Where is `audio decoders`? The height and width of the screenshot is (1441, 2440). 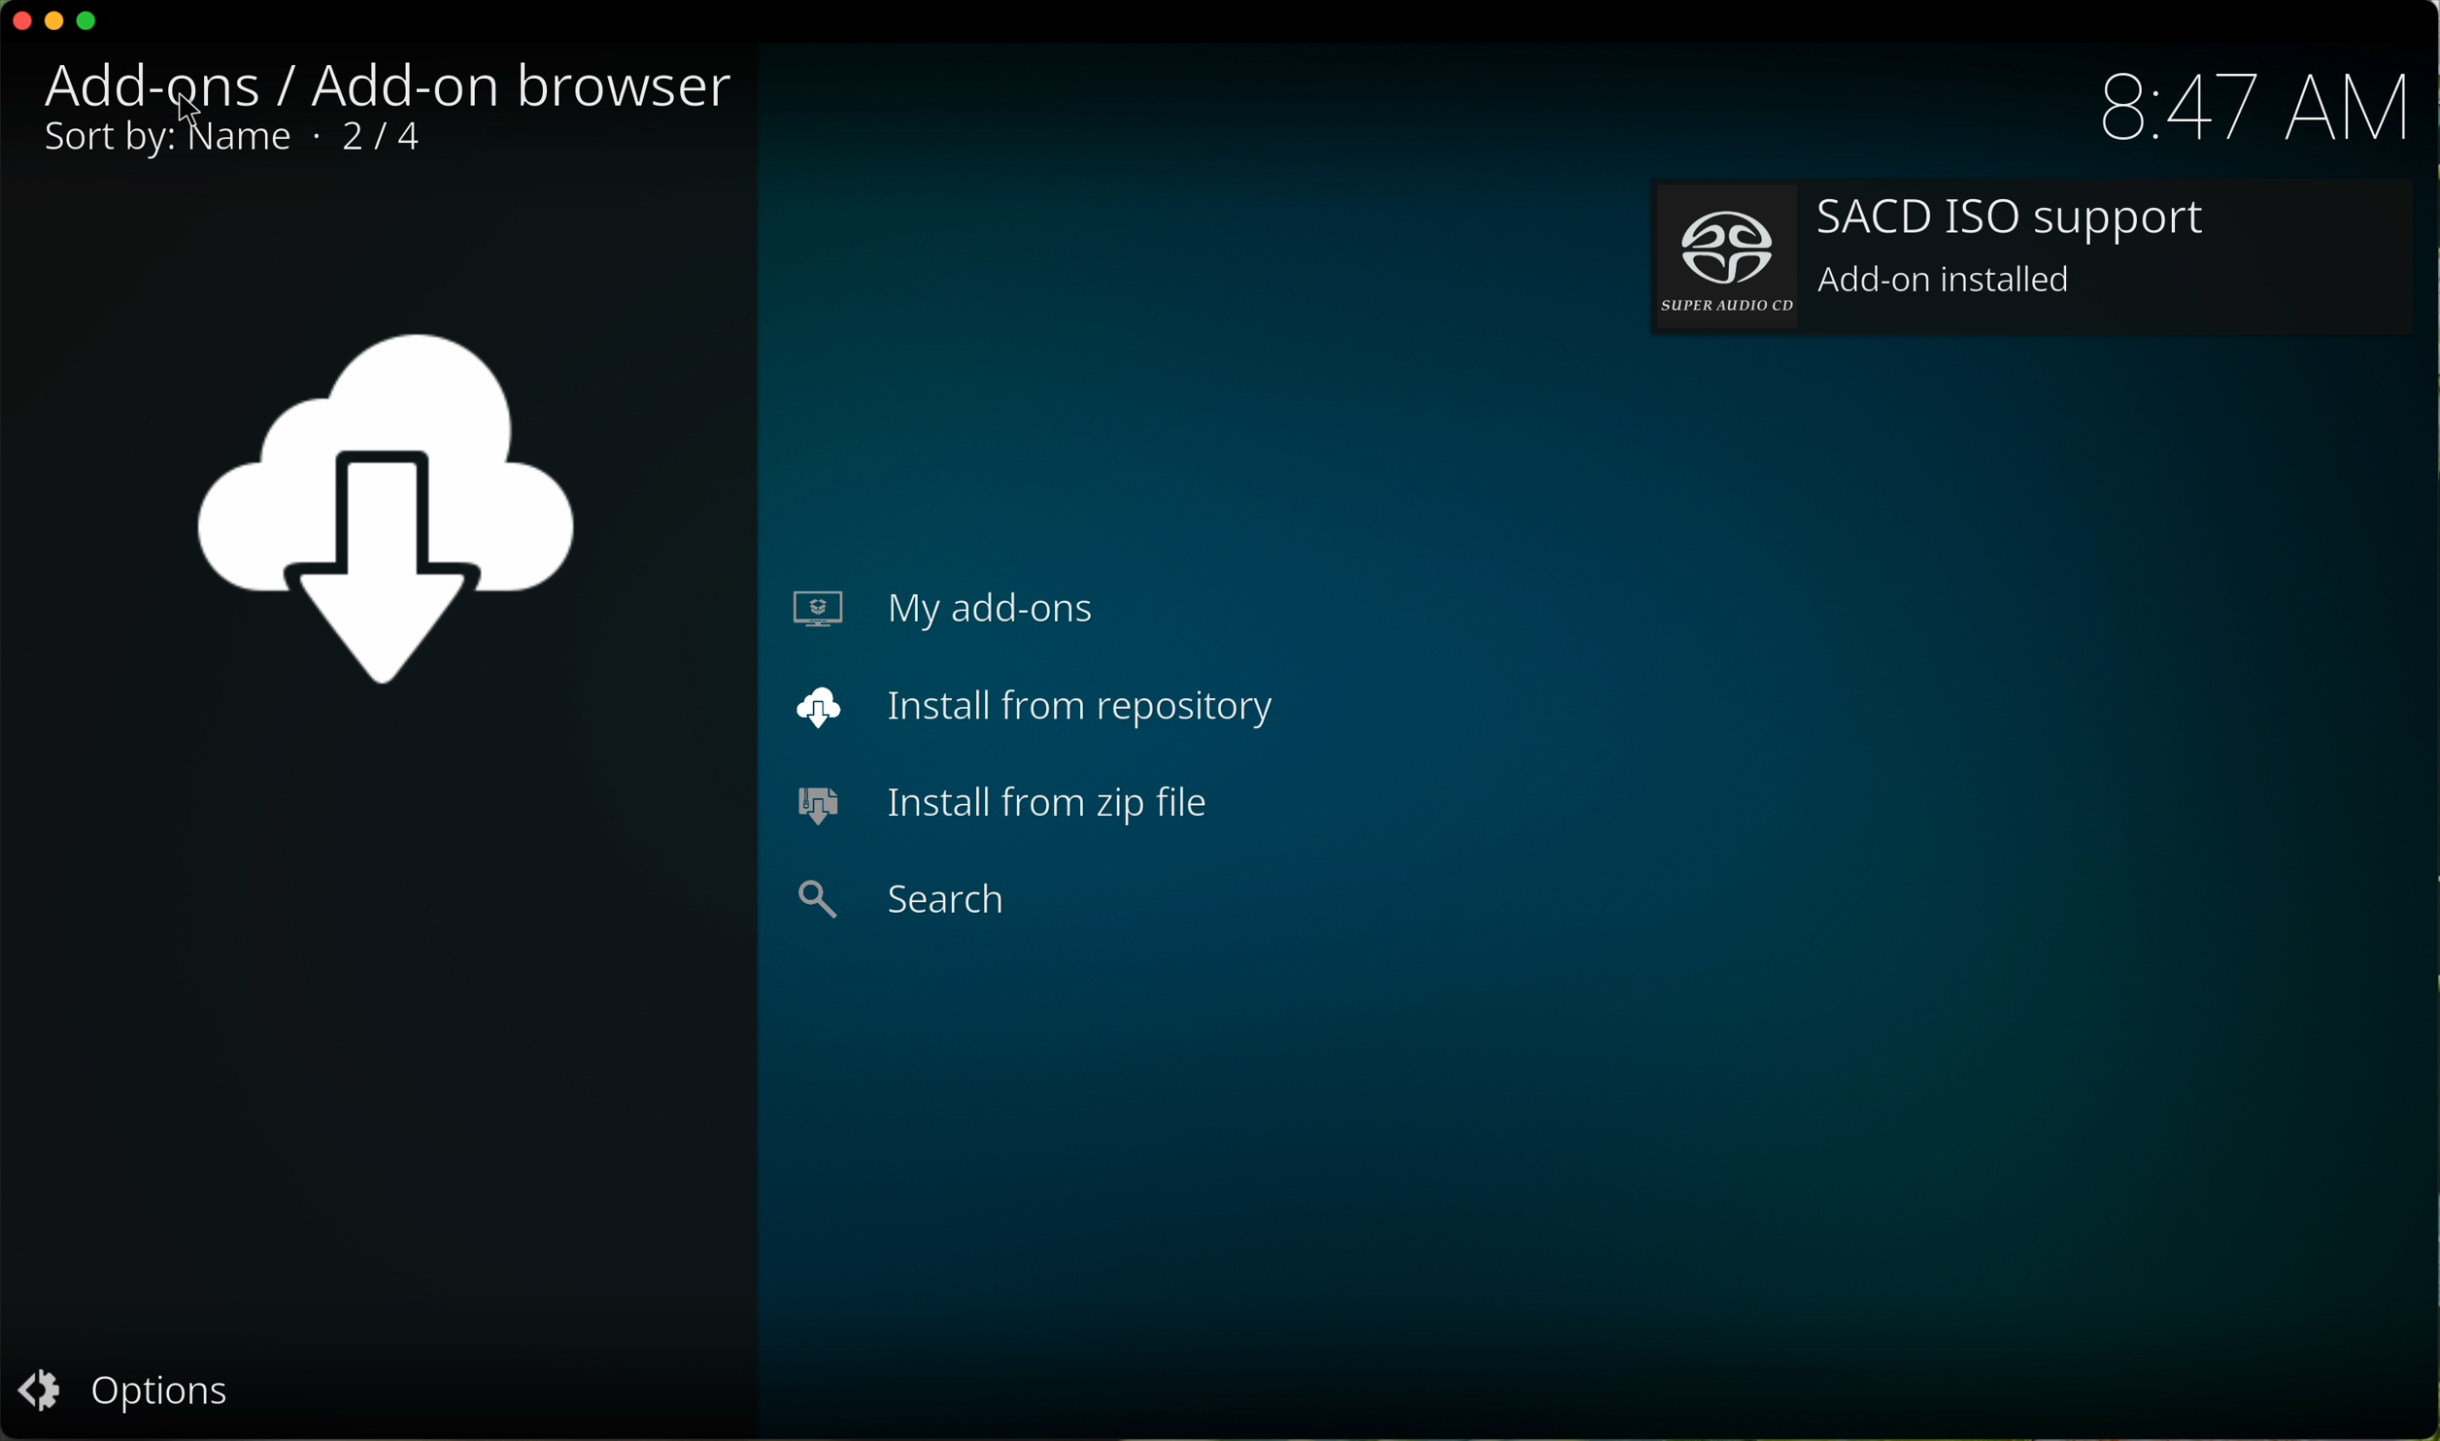
audio decoders is located at coordinates (520, 82).